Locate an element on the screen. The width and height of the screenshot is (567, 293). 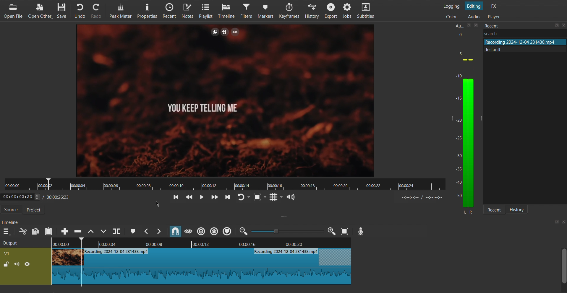
Skip Forward is located at coordinates (214, 197).